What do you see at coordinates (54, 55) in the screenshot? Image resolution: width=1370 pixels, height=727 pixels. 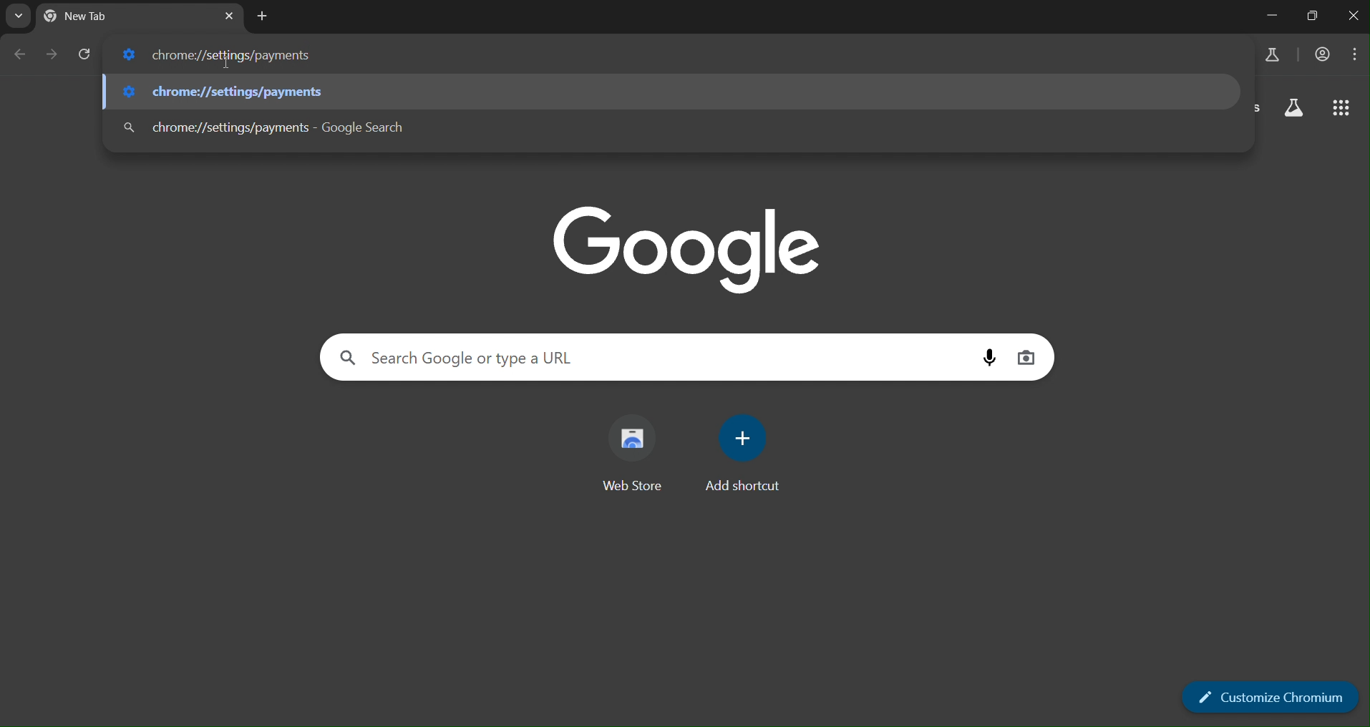 I see `go forward one page` at bounding box center [54, 55].